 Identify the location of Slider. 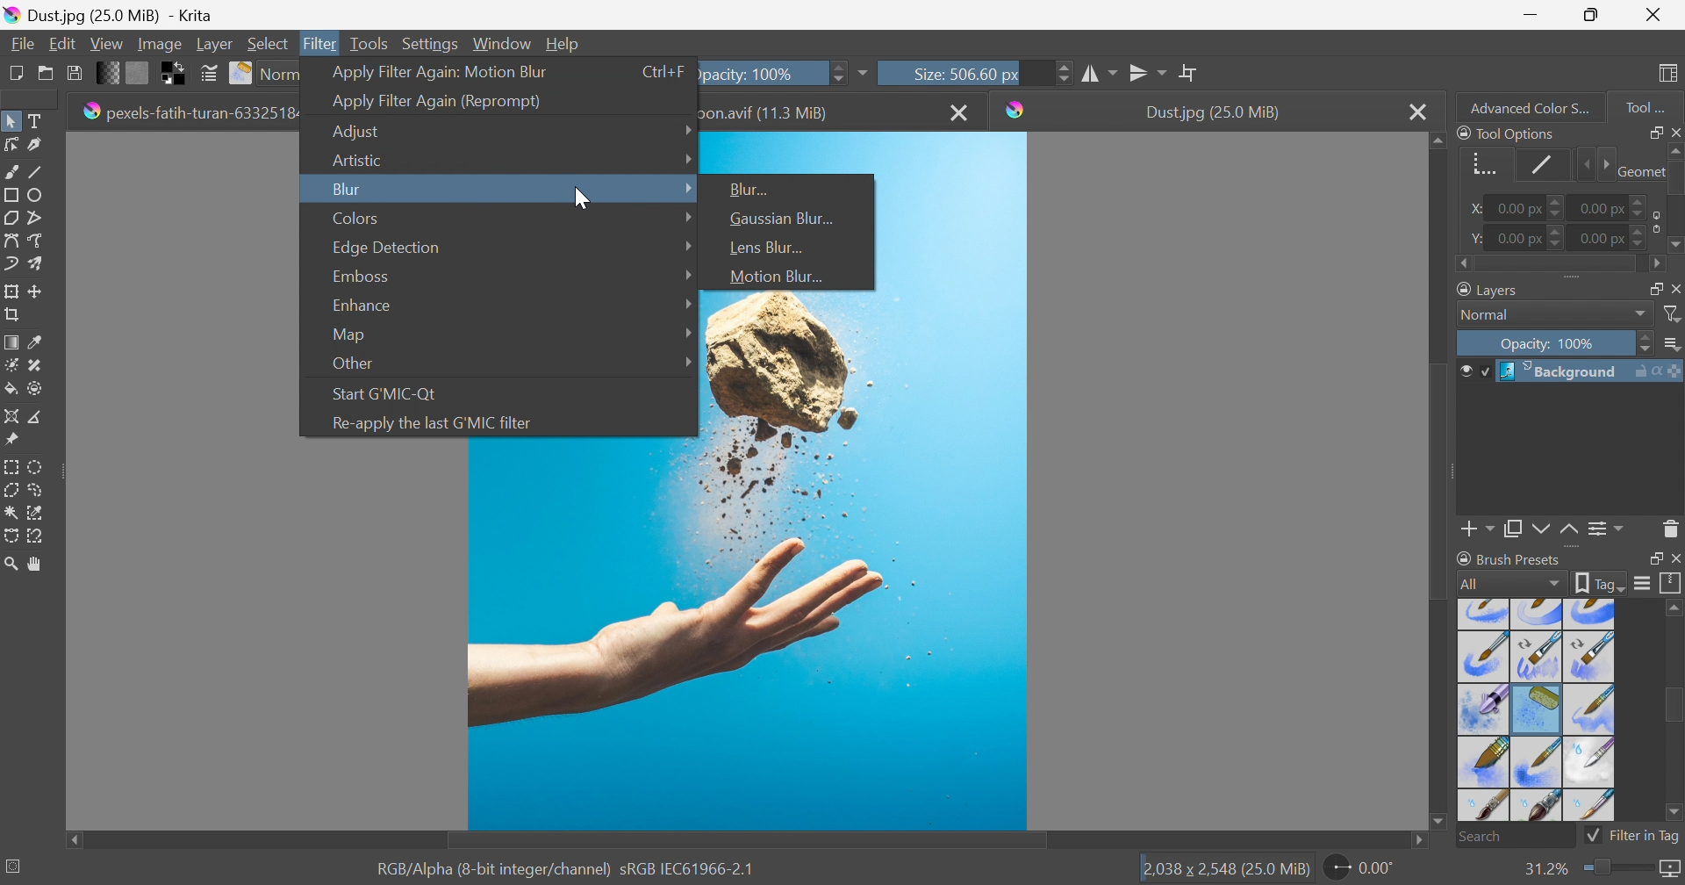
(1558, 209).